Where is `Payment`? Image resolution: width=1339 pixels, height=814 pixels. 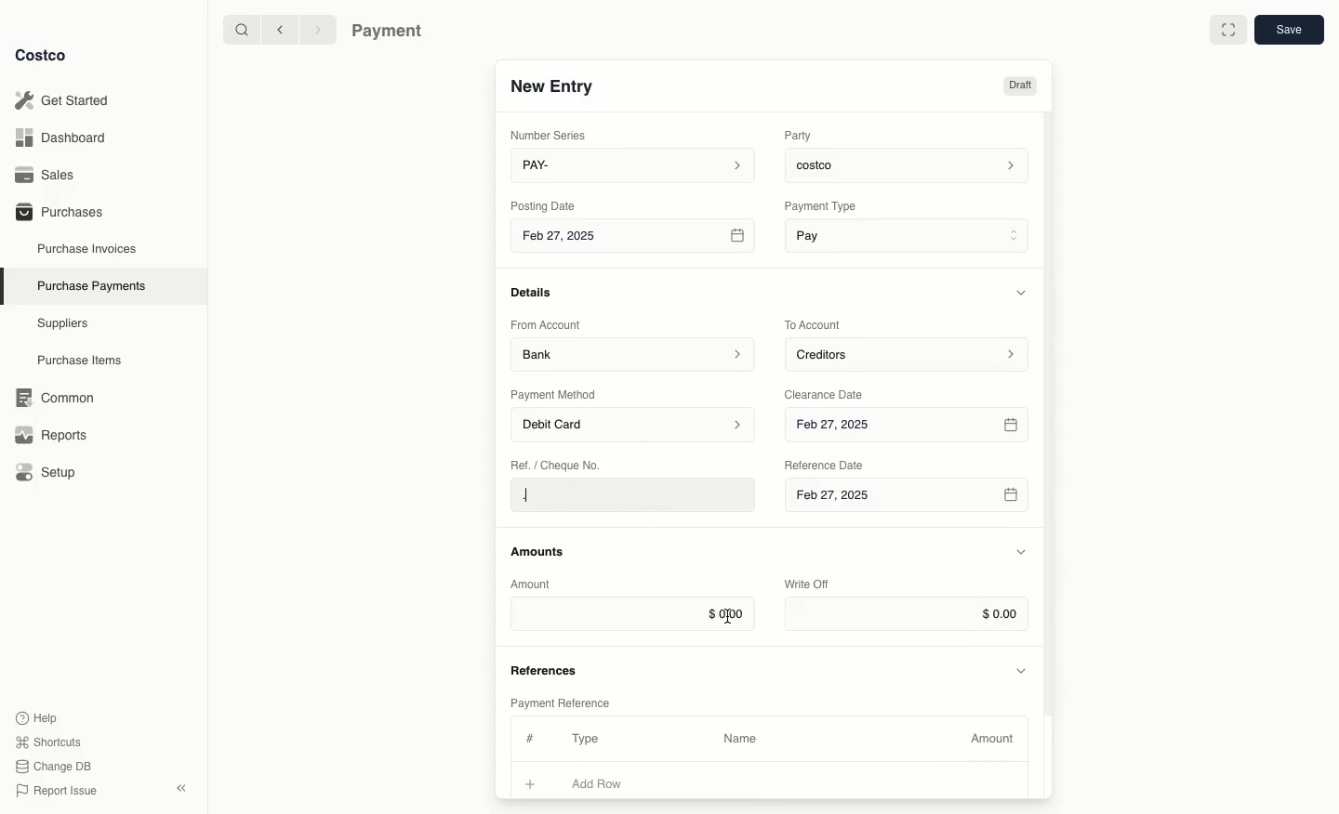 Payment is located at coordinates (391, 33).